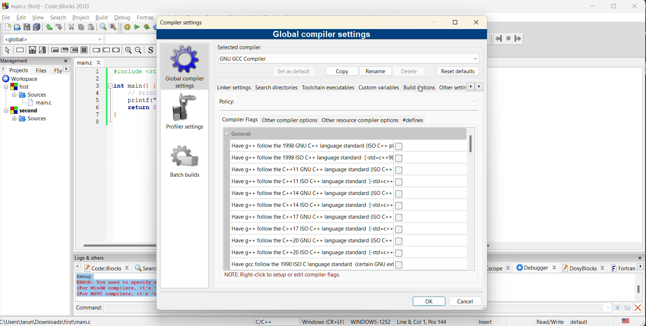 This screenshot has height=326, width=646. What do you see at coordinates (92, 27) in the screenshot?
I see `paste` at bounding box center [92, 27].